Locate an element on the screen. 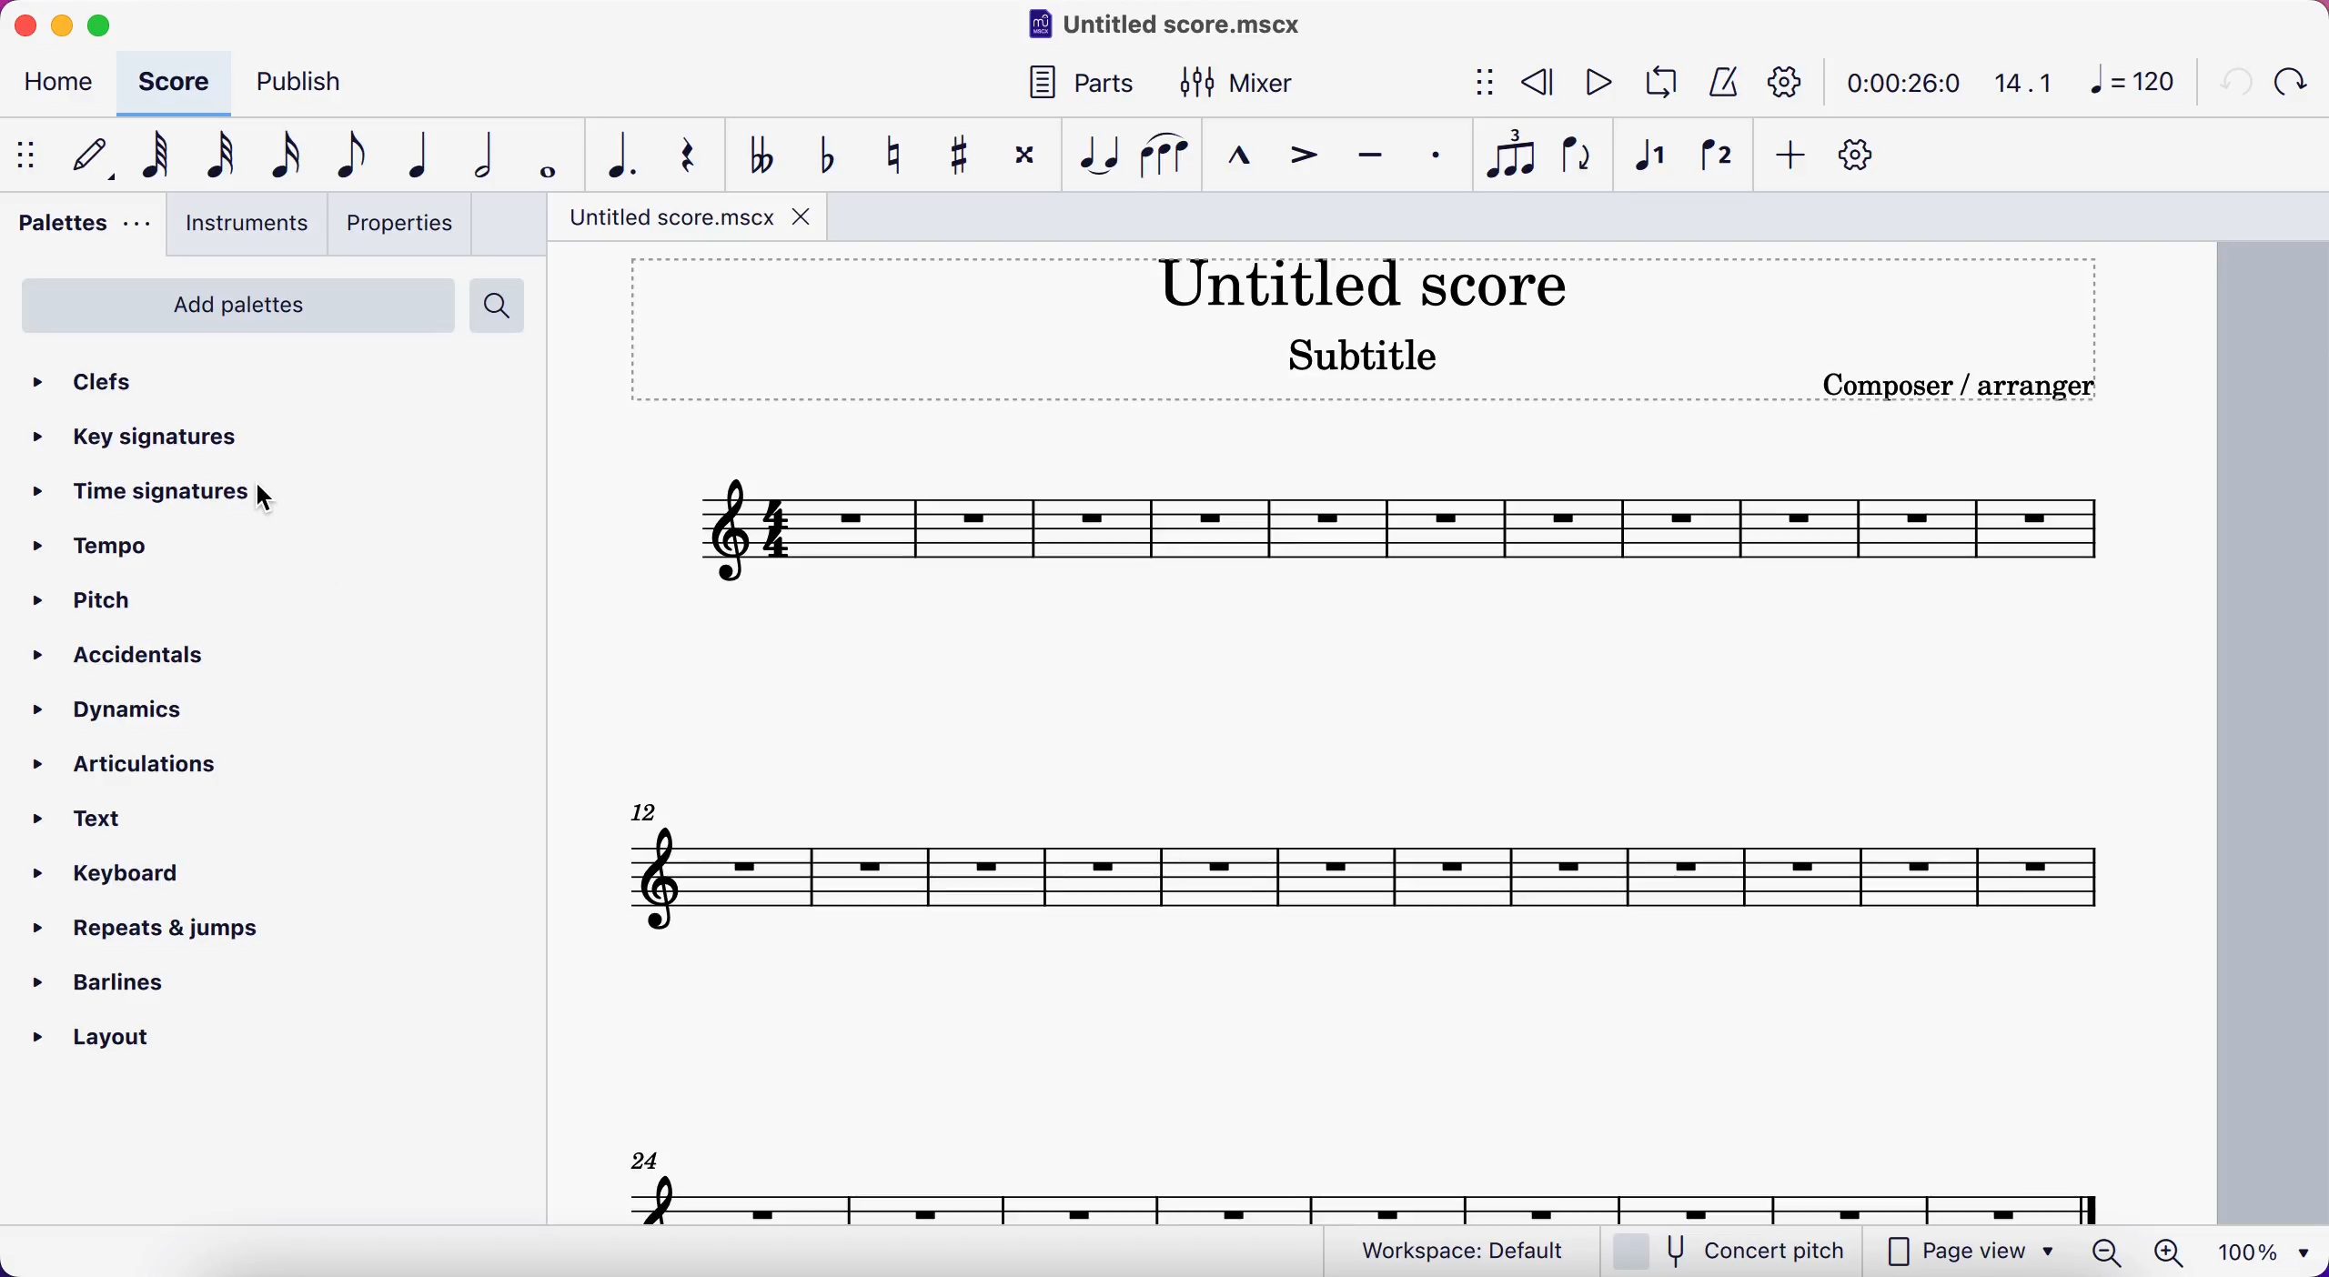 The width and height of the screenshot is (2329, 1277). keyboard is located at coordinates (122, 874).